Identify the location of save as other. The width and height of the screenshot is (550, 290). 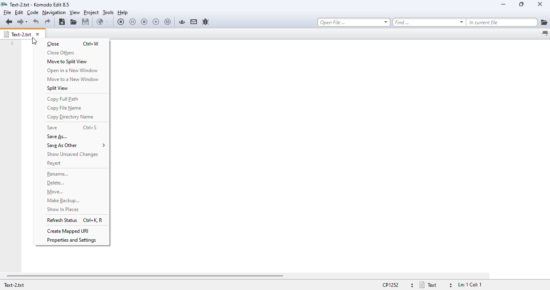
(76, 145).